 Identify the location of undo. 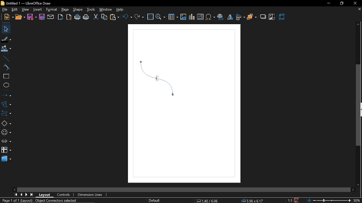
(127, 17).